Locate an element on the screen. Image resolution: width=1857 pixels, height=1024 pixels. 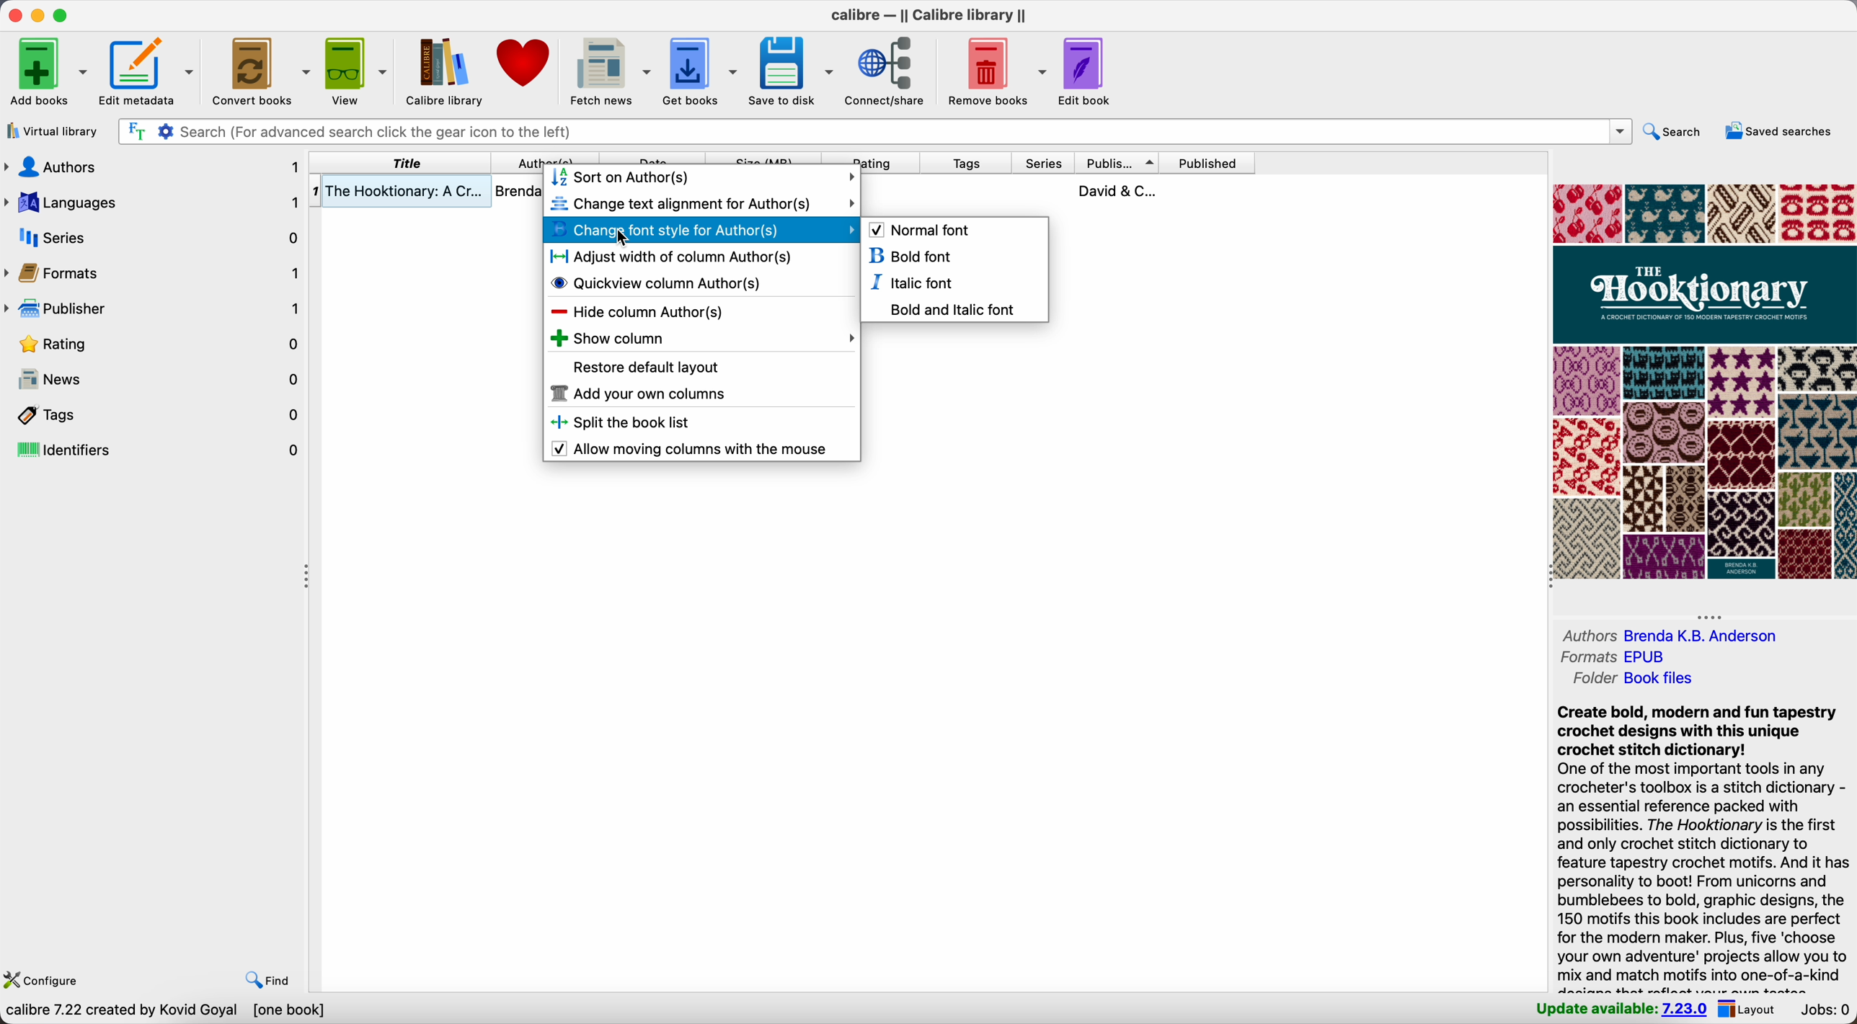
show column is located at coordinates (701, 338).